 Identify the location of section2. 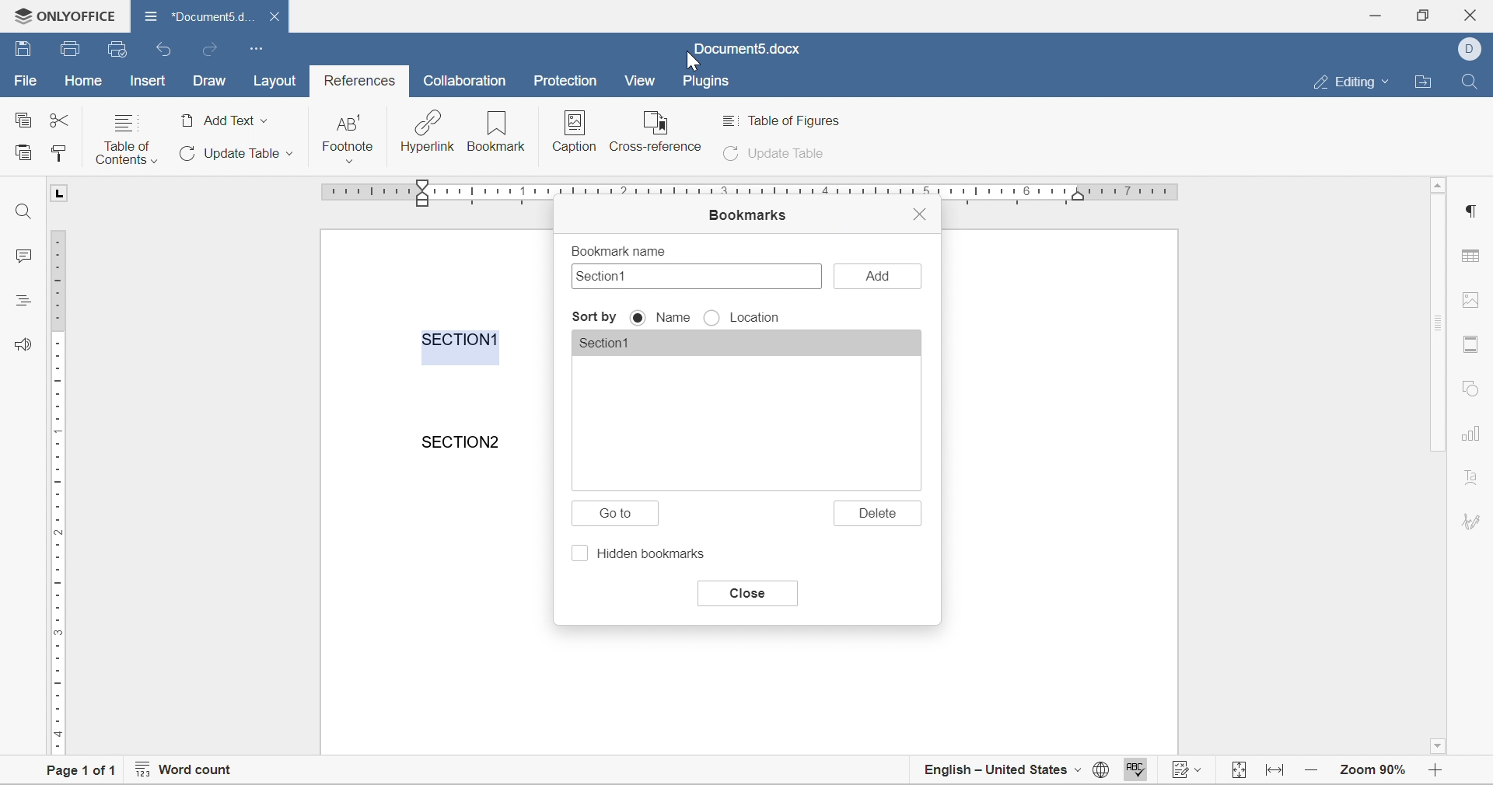
(464, 441).